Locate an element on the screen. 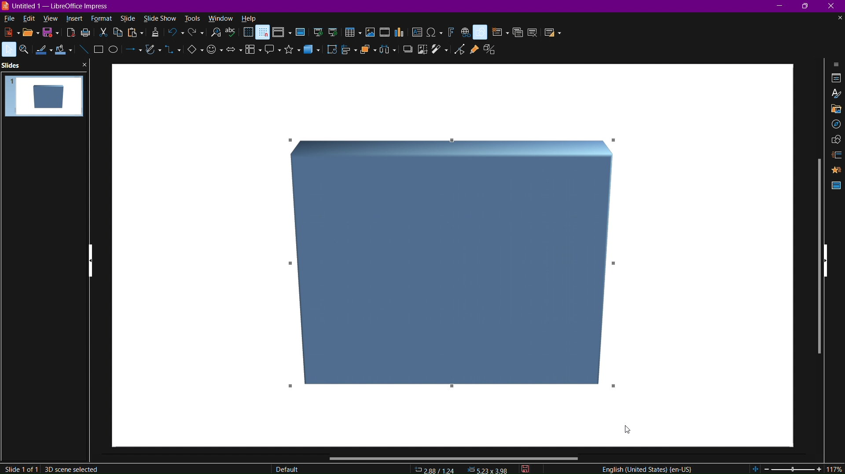 This screenshot has width=845, height=474. Duplicate Slide is located at coordinates (517, 33).